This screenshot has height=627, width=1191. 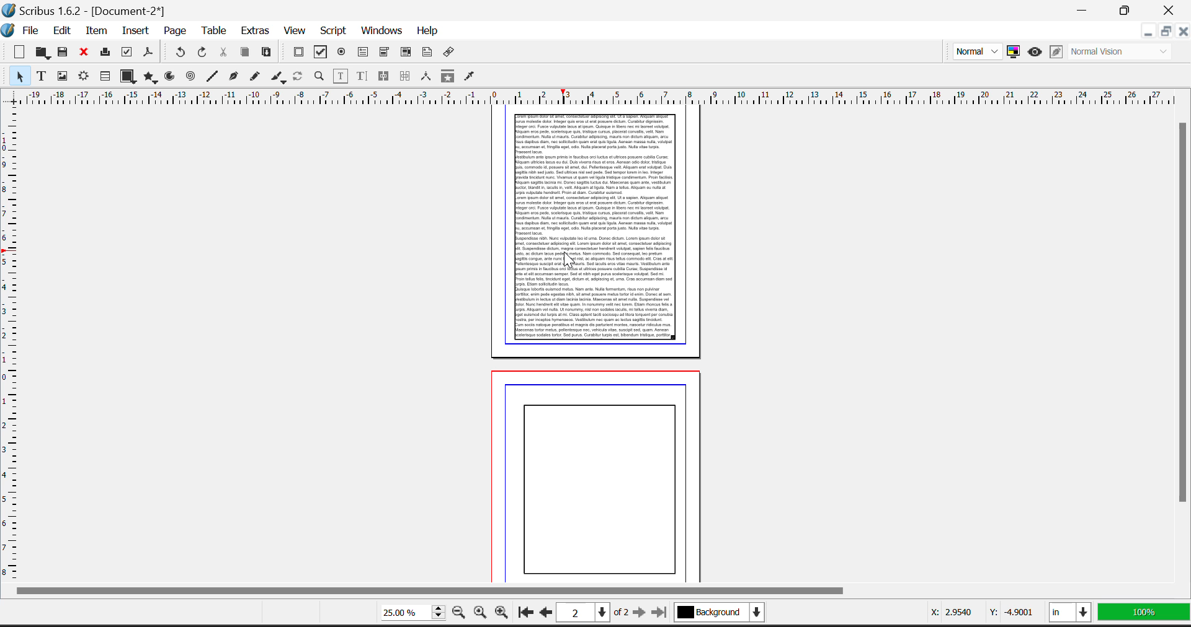 I want to click on Text Annotation, so click(x=429, y=53).